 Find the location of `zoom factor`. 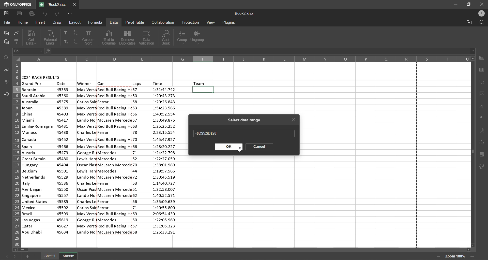

zoom factor is located at coordinates (454, 256).